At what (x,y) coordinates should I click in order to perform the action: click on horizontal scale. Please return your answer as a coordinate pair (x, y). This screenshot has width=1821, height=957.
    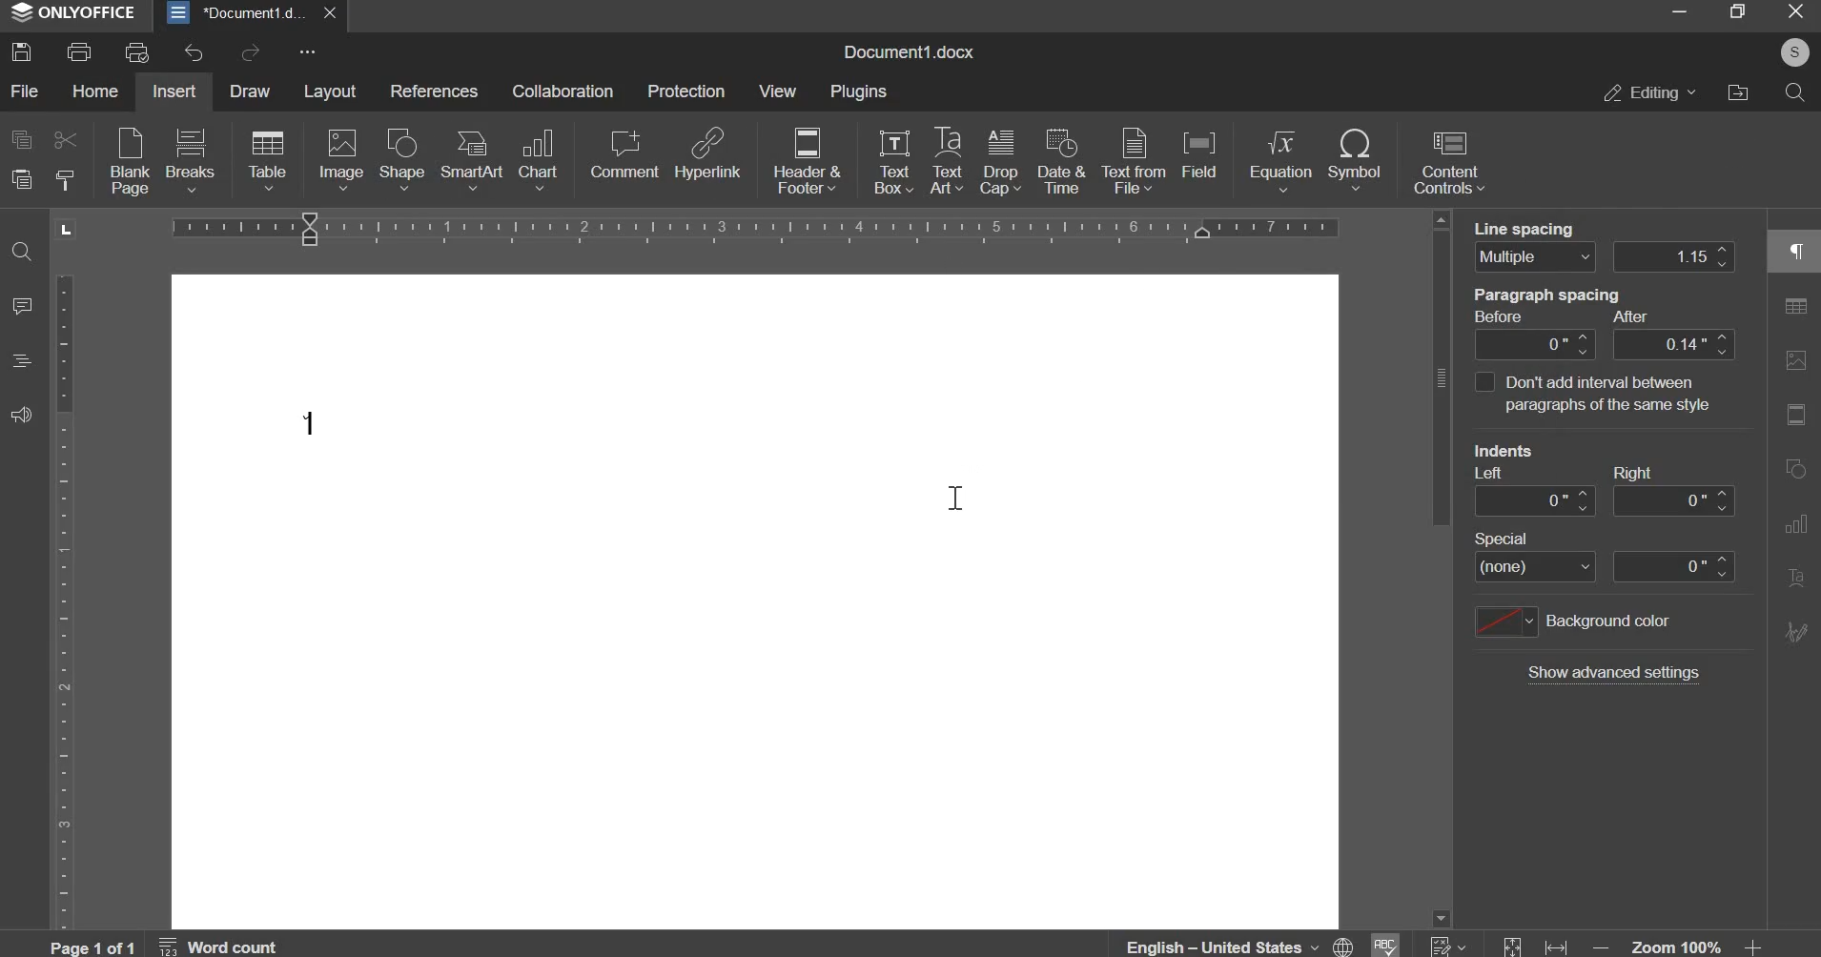
    Looking at the image, I should click on (757, 226).